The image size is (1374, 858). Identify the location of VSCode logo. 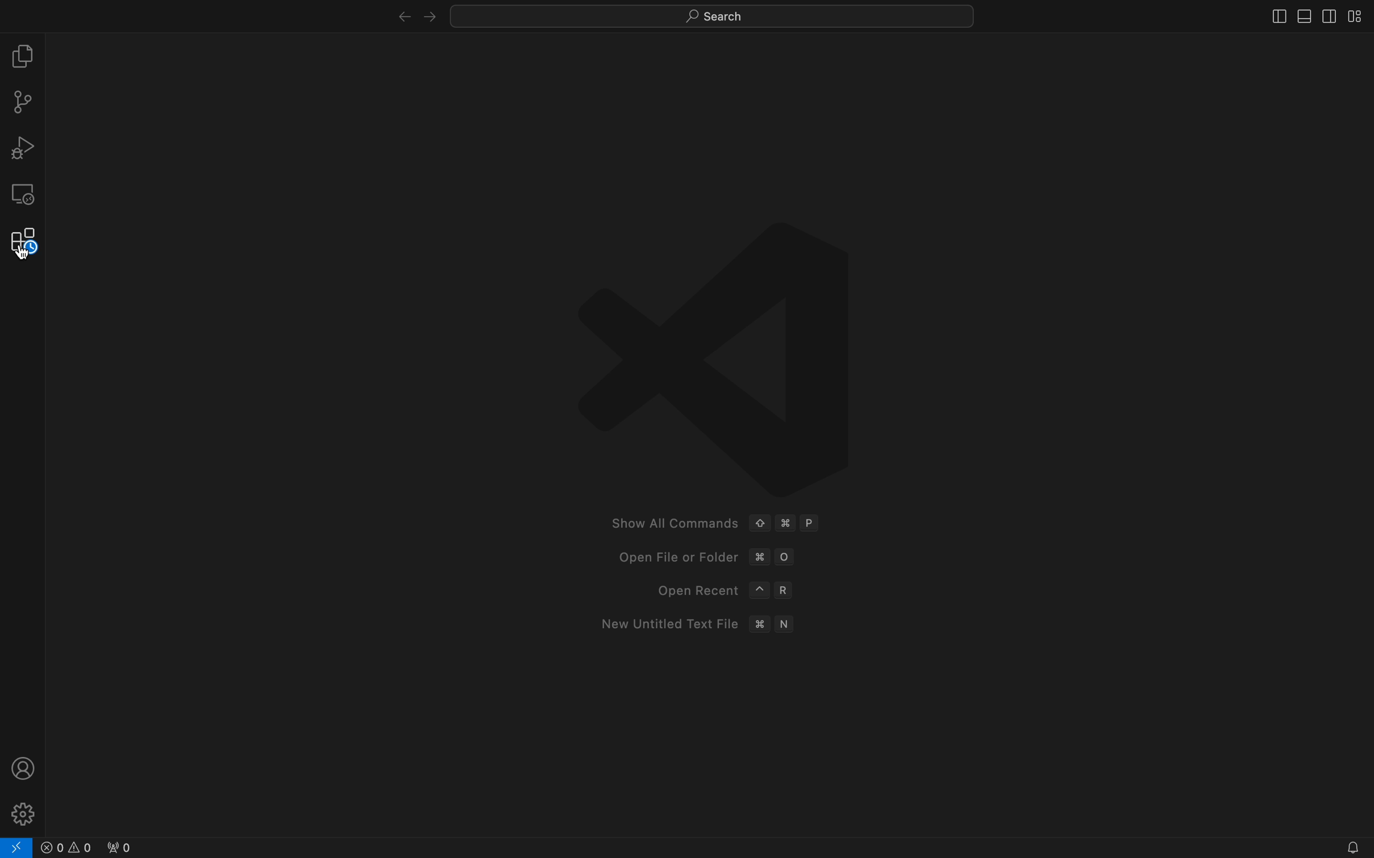
(720, 356).